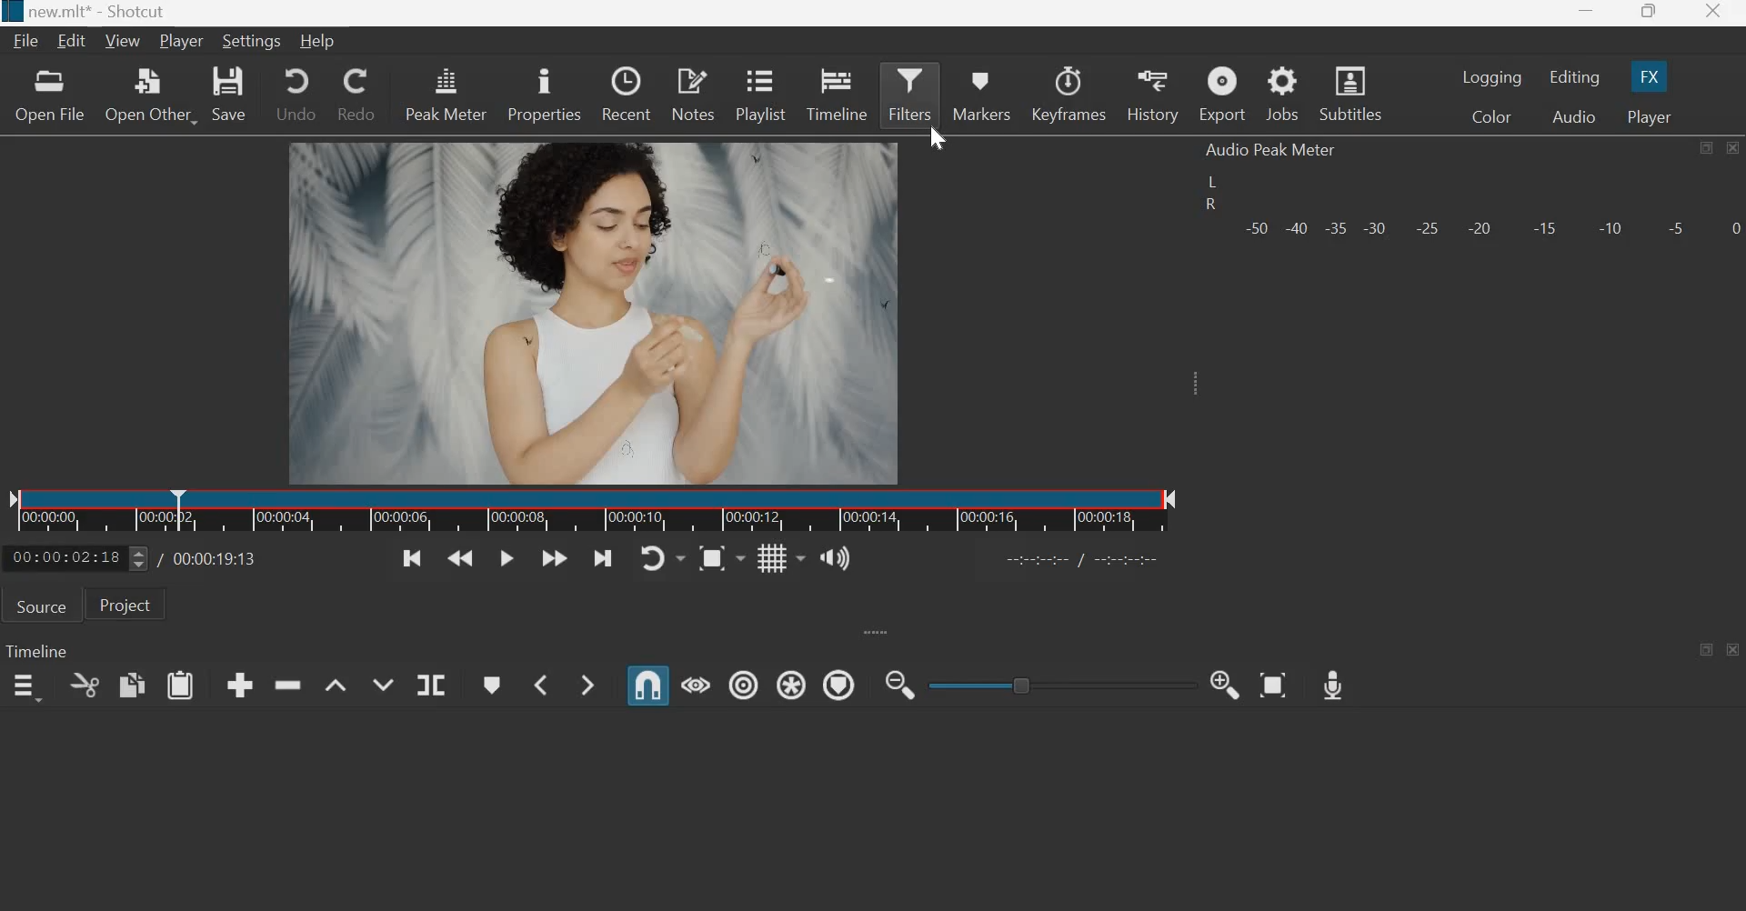 This screenshot has width=1746, height=911. Describe the element at coordinates (124, 605) in the screenshot. I see `Project` at that location.